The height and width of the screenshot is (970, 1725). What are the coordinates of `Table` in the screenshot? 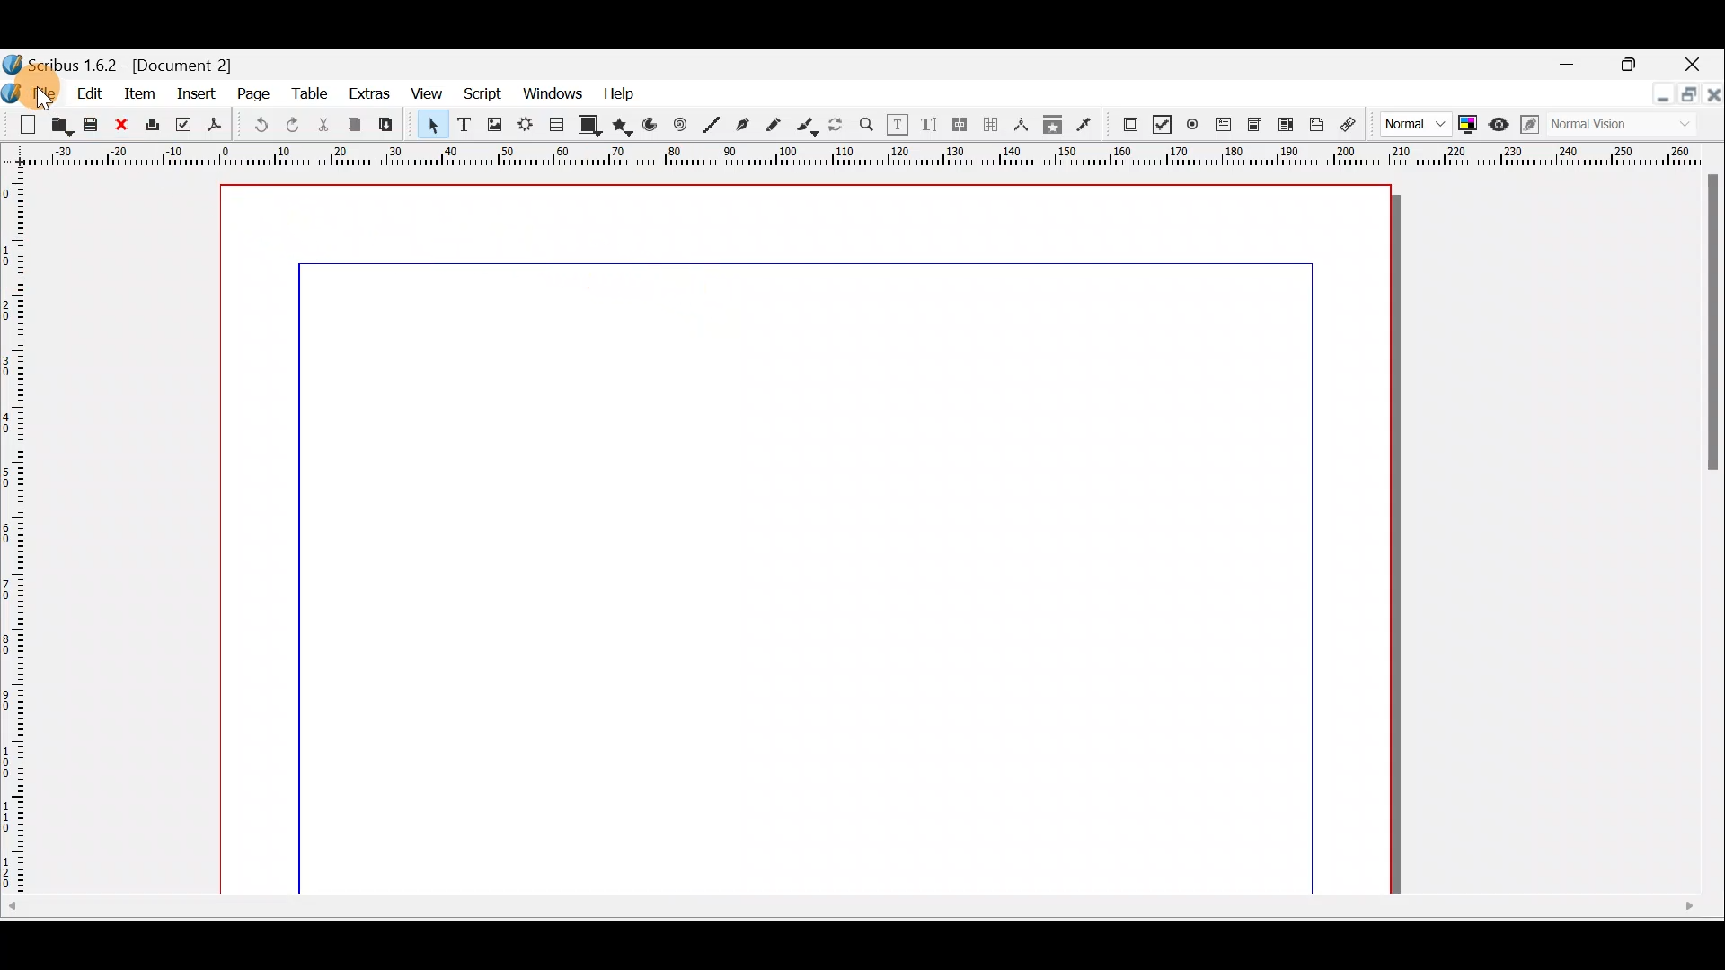 It's located at (314, 93).